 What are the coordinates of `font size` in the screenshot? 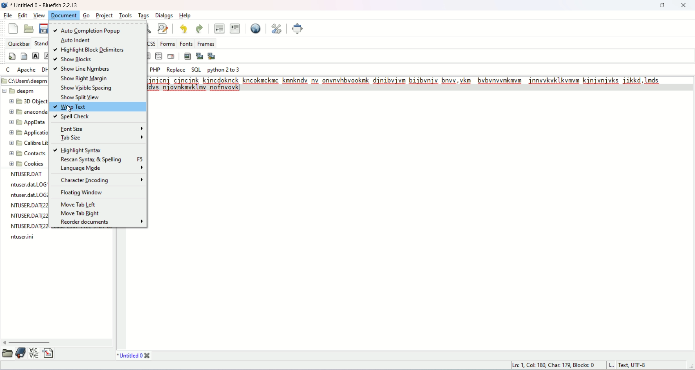 It's located at (102, 129).